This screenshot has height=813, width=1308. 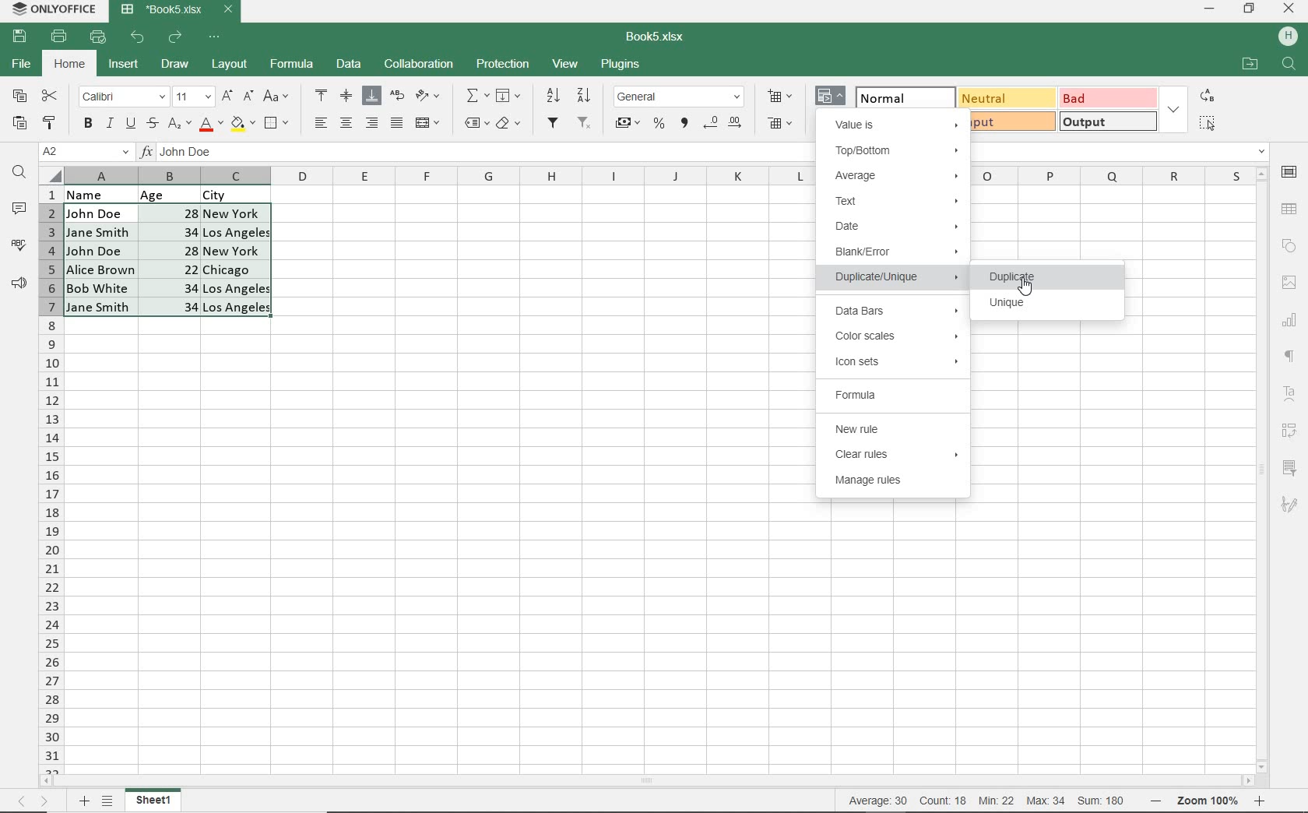 I want to click on NORMAL, so click(x=898, y=96).